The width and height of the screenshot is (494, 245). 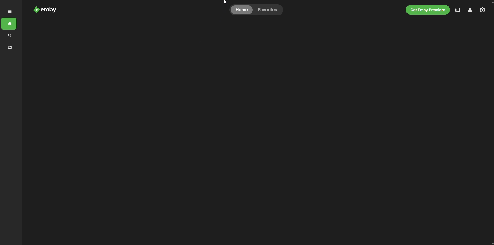 What do you see at coordinates (10, 48) in the screenshot?
I see `Files` at bounding box center [10, 48].